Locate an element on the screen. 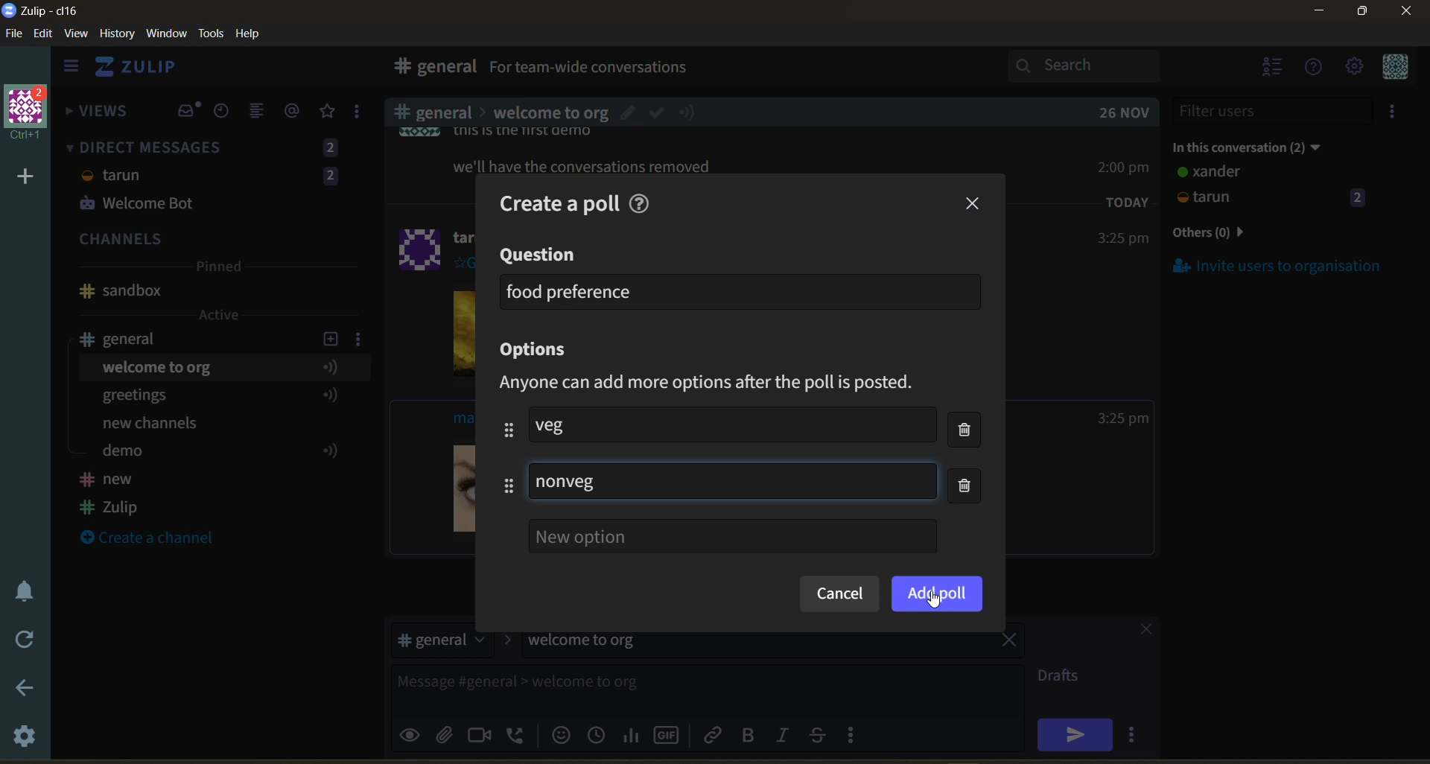 The width and height of the screenshot is (1430, 764). link is located at coordinates (714, 734).